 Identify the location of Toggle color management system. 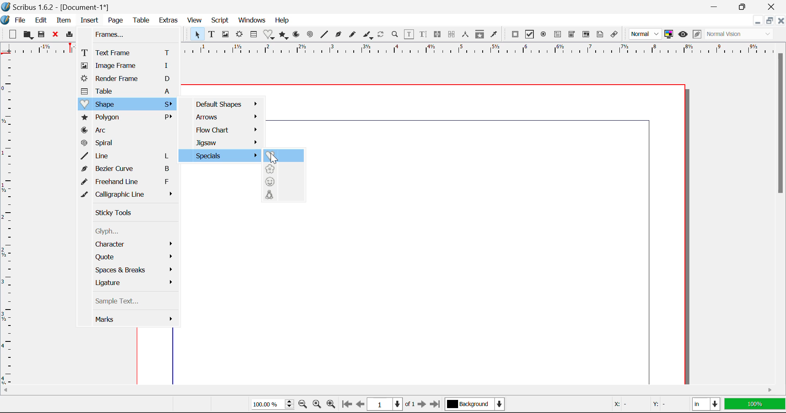
(669, 35).